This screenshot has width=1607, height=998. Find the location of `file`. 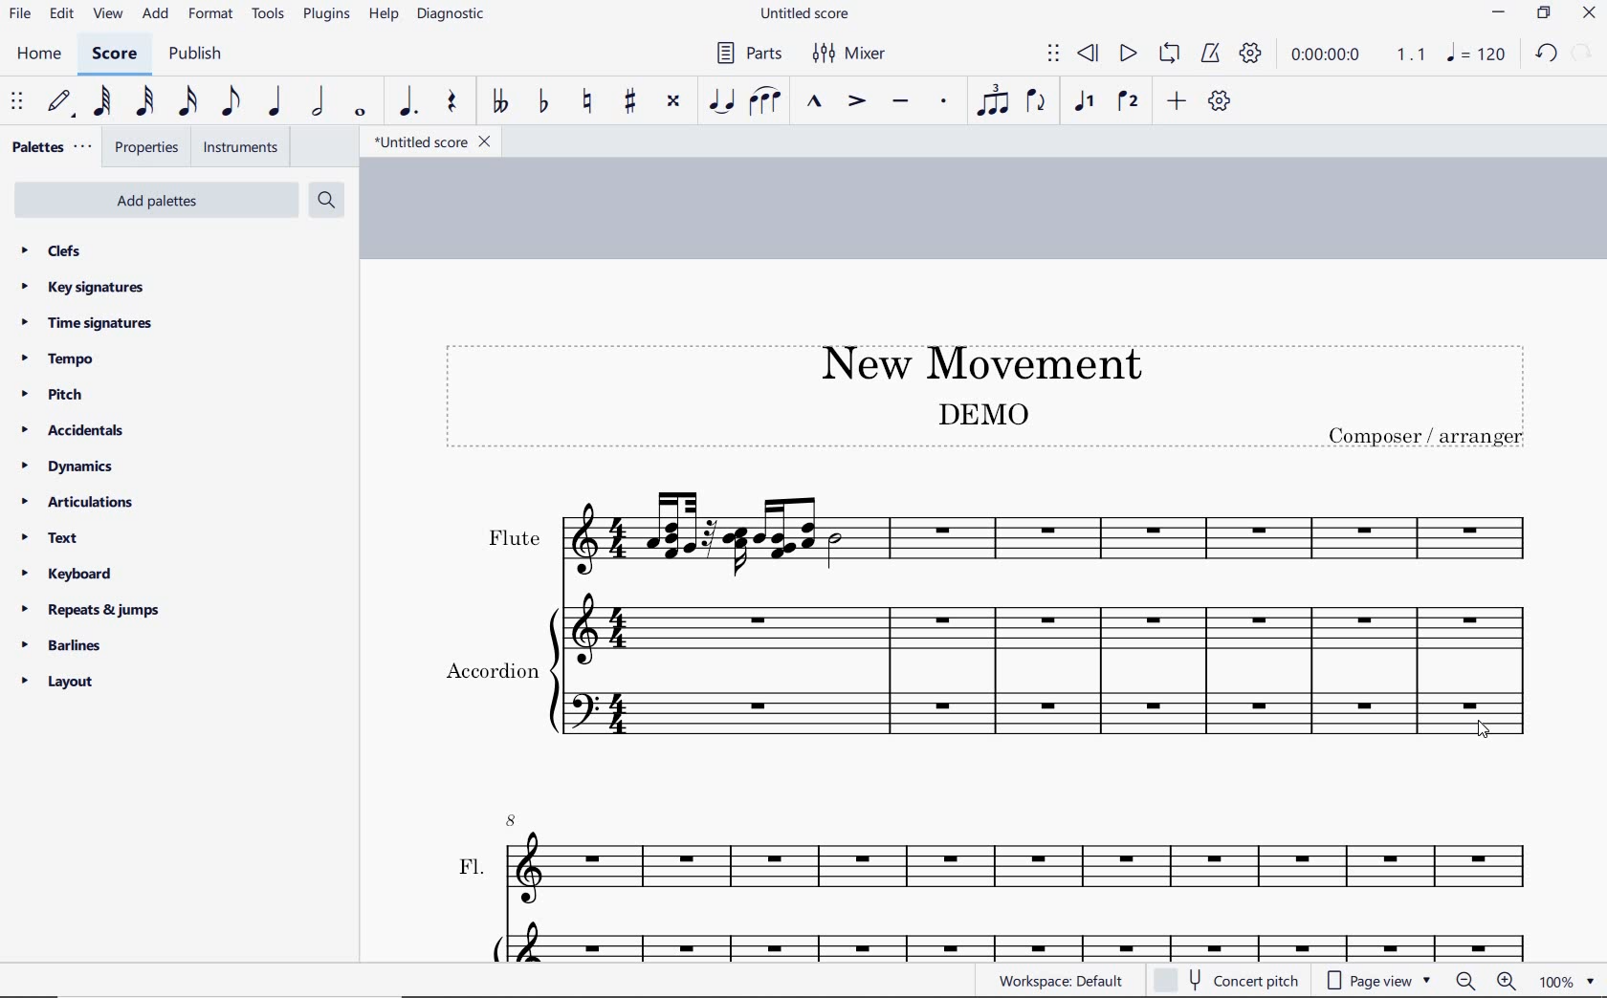

file is located at coordinates (19, 17).